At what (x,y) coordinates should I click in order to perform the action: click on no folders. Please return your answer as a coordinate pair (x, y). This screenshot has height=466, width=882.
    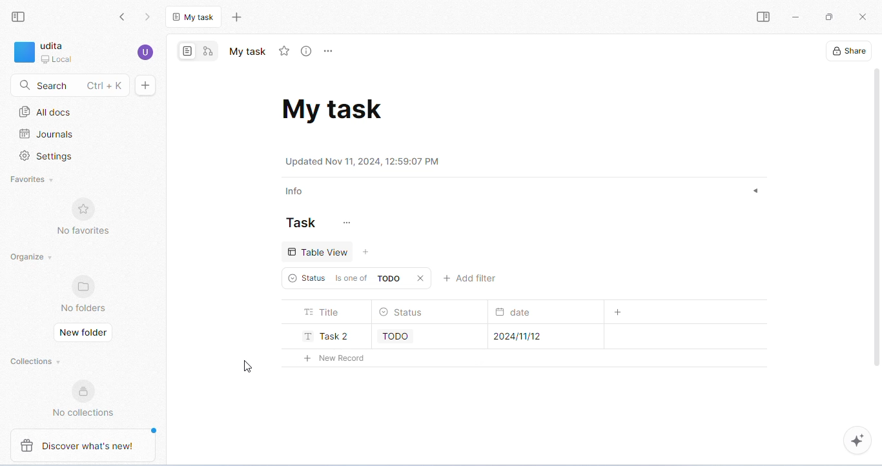
    Looking at the image, I should click on (84, 293).